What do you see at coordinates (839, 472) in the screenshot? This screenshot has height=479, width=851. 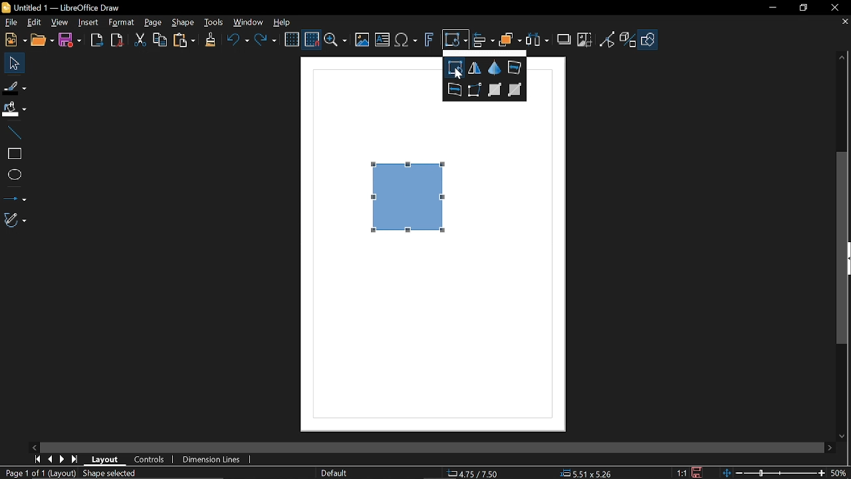 I see `50% (Current zoom)` at bounding box center [839, 472].